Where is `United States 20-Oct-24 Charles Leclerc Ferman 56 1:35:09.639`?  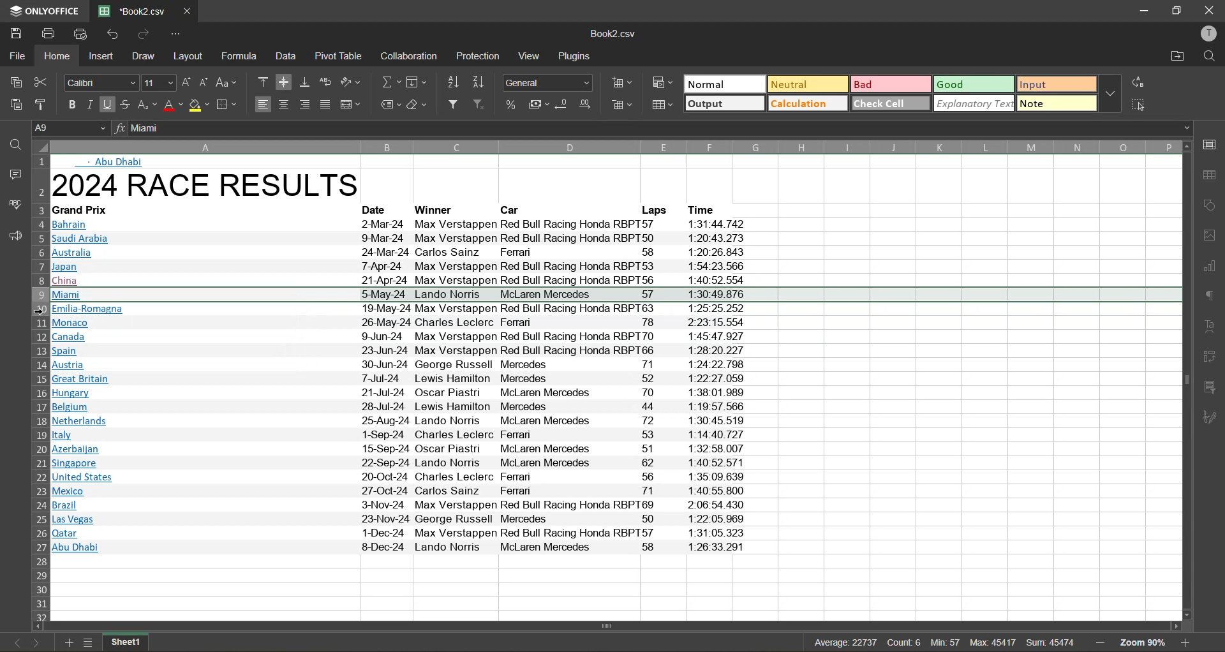 United States 20-Oct-24 Charles Leclerc Ferman 56 1:35:09.639 is located at coordinates (401, 477).